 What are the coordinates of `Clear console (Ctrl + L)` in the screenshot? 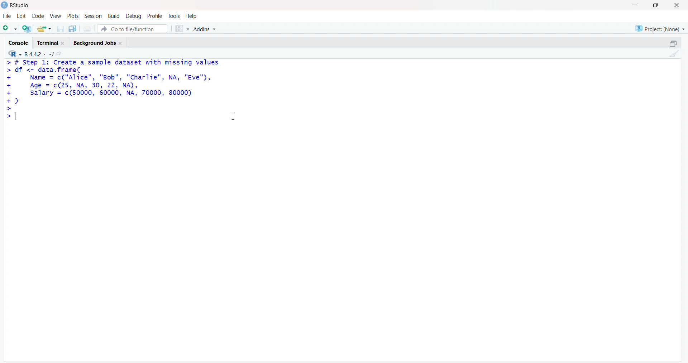 It's located at (674, 54).